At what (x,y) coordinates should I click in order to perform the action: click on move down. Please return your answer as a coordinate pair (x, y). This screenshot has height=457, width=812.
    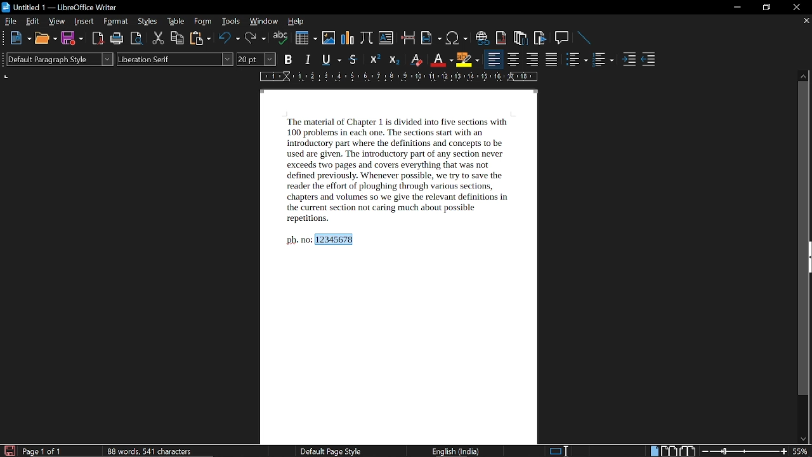
    Looking at the image, I should click on (804, 438).